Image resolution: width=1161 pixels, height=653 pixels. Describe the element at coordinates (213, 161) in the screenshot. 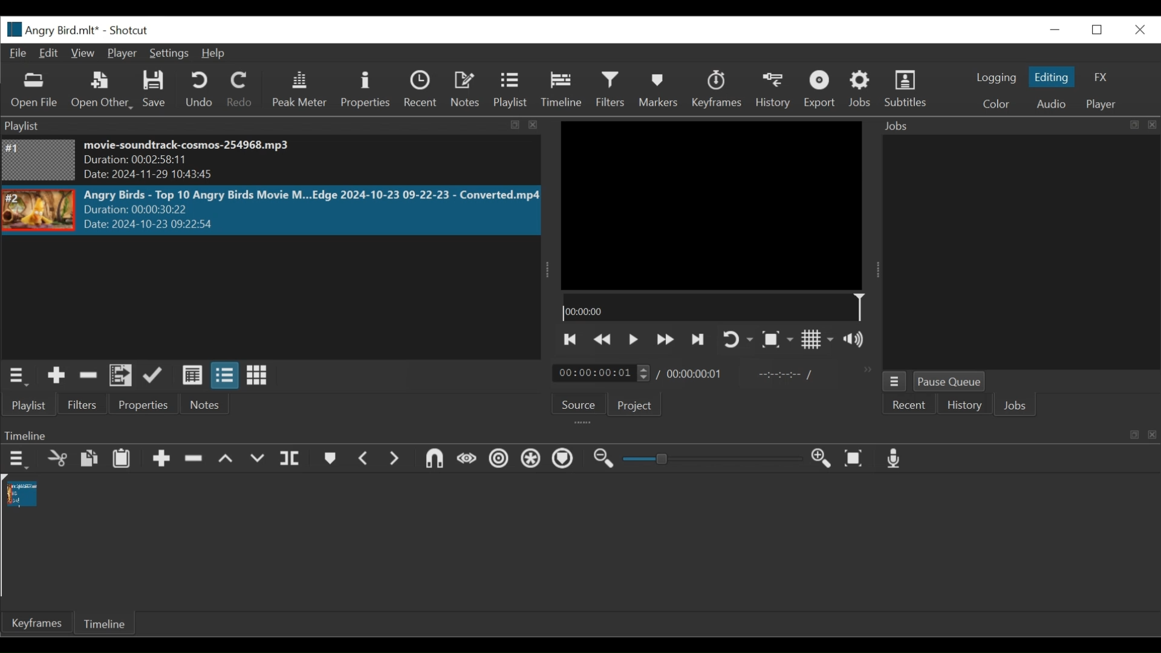

I see `movie-soundtrack-cosmos-254968.mp3
Duration: 00:02:58:11
Date: 2024-11-29 10:43:45` at that location.